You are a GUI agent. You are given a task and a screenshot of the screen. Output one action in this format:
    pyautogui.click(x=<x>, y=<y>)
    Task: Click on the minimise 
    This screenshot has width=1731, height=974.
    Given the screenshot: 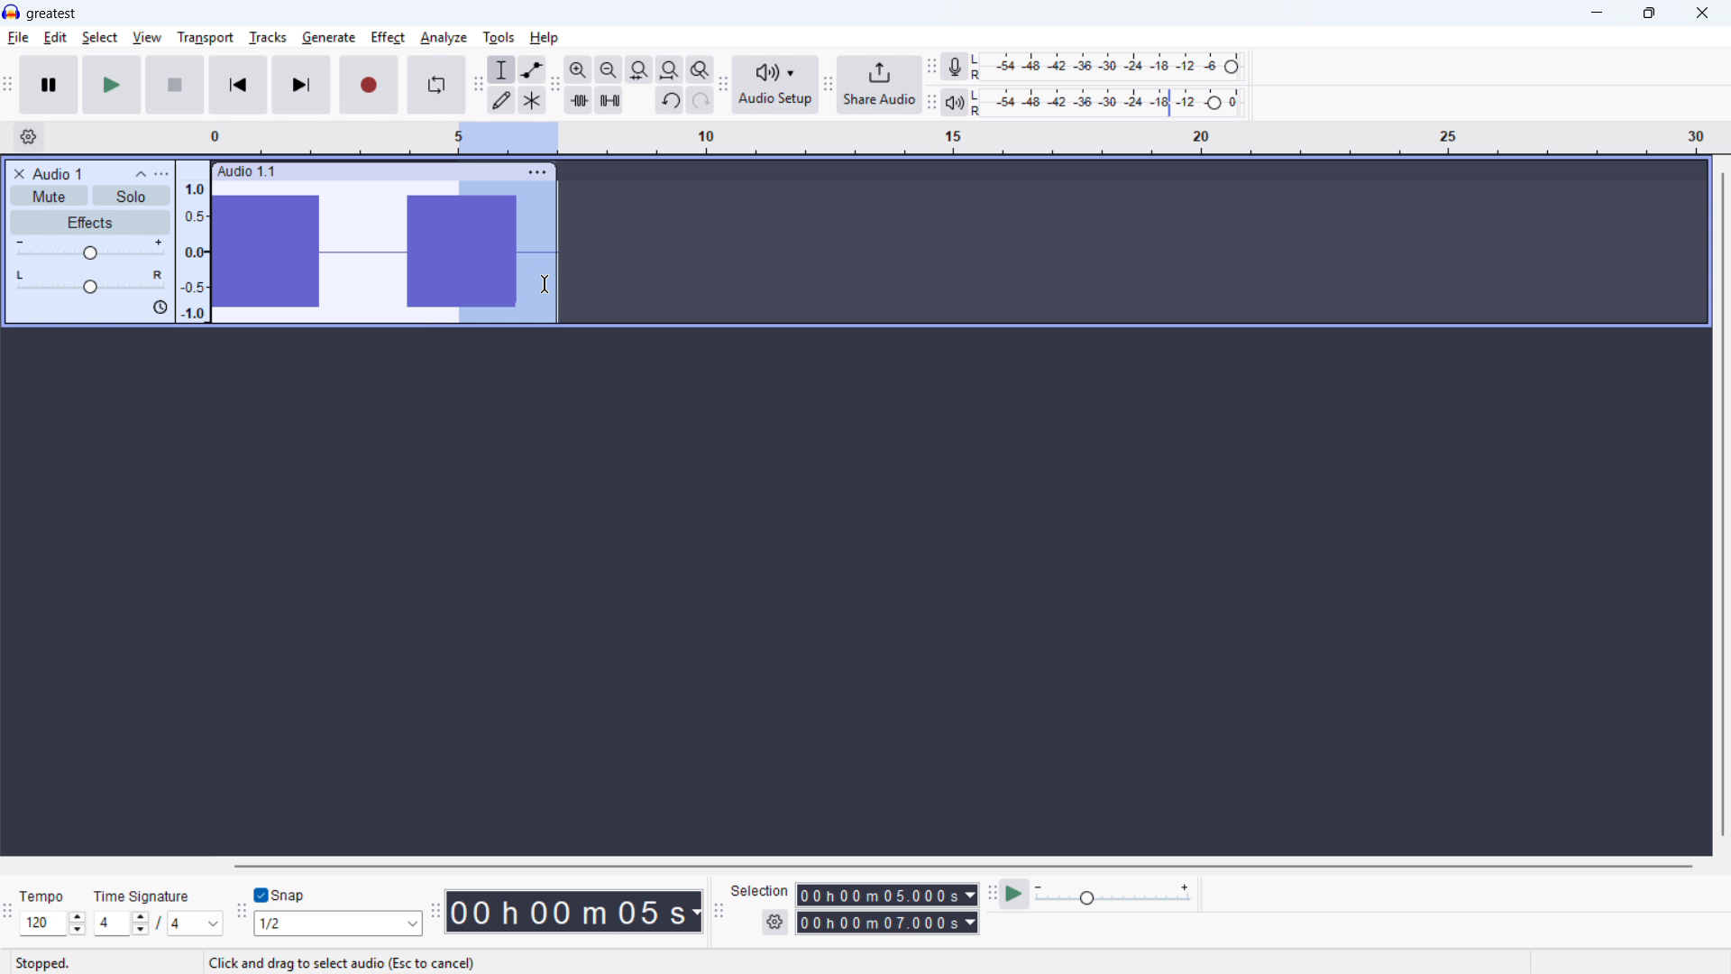 What is the action you would take?
    pyautogui.click(x=1598, y=14)
    